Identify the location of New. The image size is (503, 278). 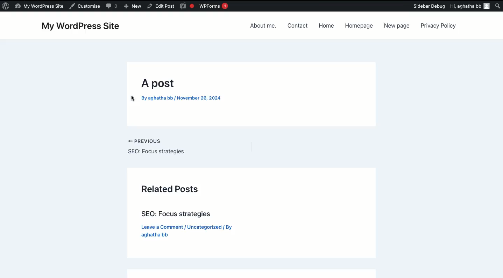
(112, 6).